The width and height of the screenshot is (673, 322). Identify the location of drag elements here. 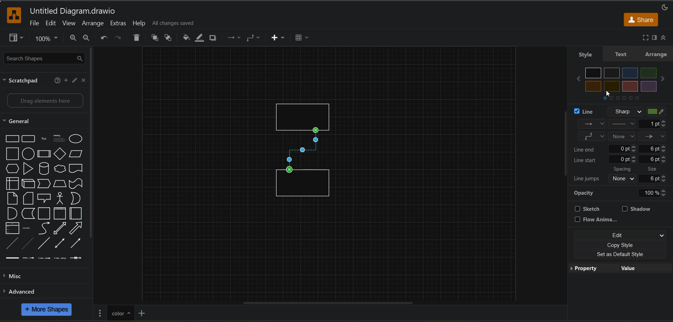
(47, 101).